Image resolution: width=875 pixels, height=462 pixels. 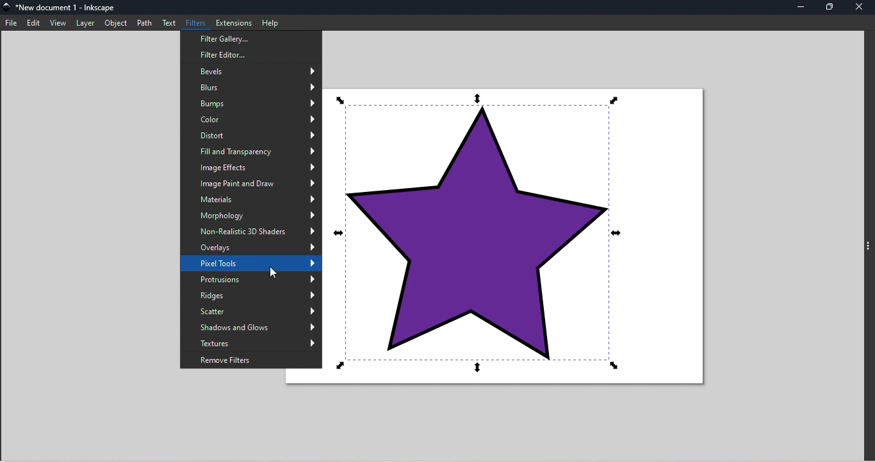 I want to click on Morphology, so click(x=251, y=216).